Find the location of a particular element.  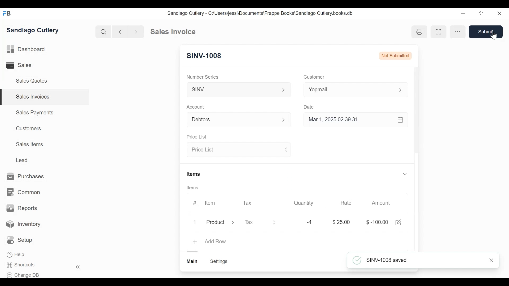

-4 is located at coordinates (310, 222).